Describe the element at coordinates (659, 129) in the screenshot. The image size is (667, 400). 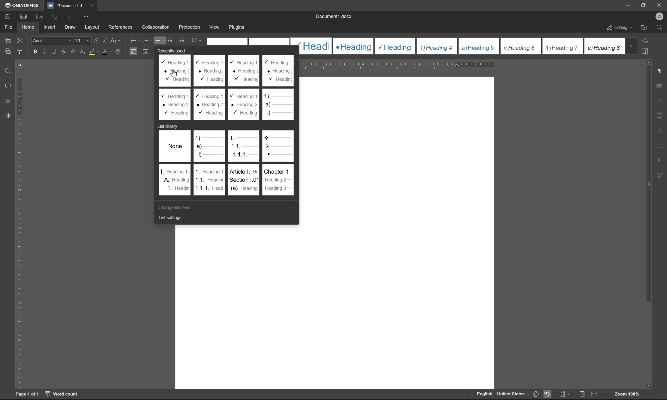
I see `shape settings` at that location.